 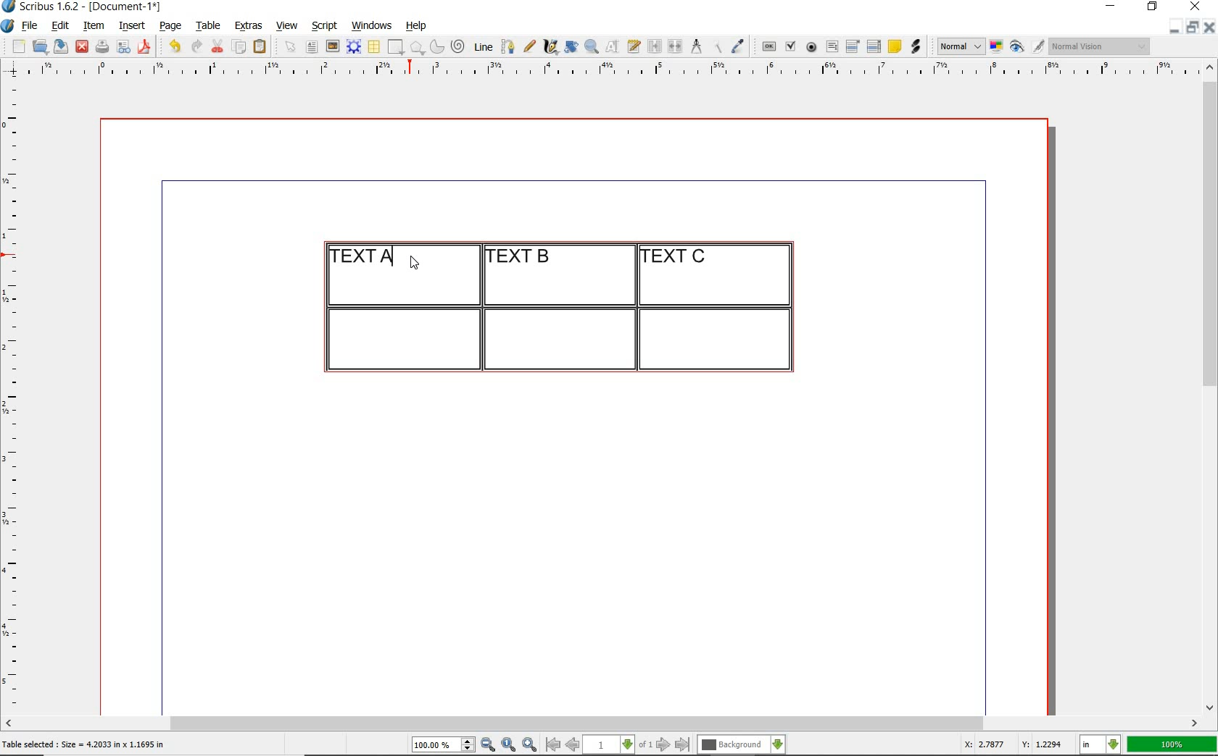 What do you see at coordinates (655, 48) in the screenshot?
I see `link text frames` at bounding box center [655, 48].